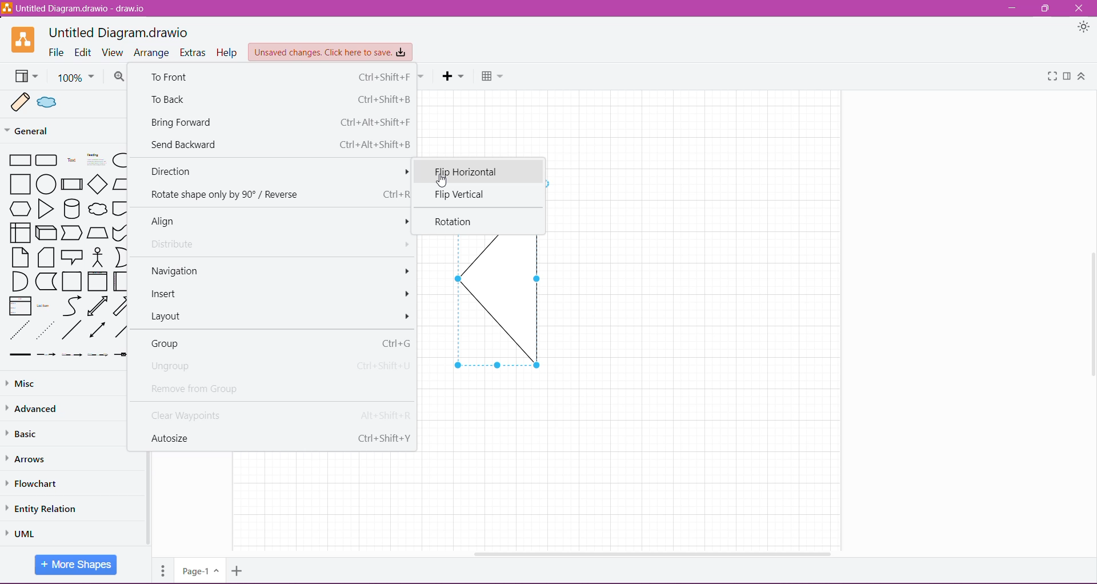 The width and height of the screenshot is (1097, 584). What do you see at coordinates (281, 101) in the screenshot?
I see `To Back Ctrl+Shift+B` at bounding box center [281, 101].